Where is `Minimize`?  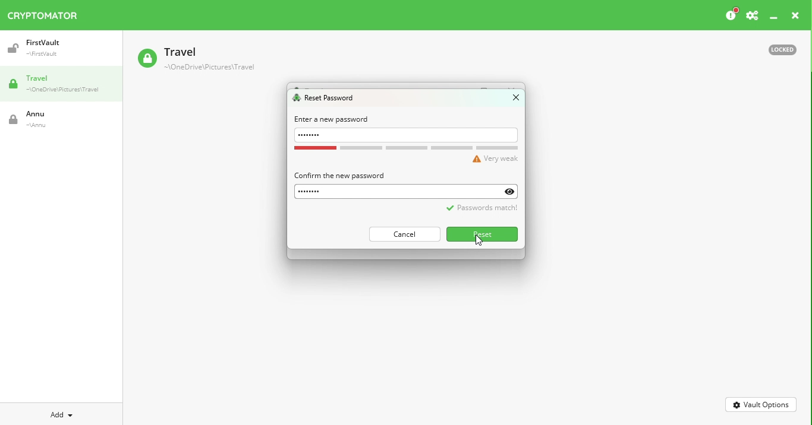 Minimize is located at coordinates (774, 18).